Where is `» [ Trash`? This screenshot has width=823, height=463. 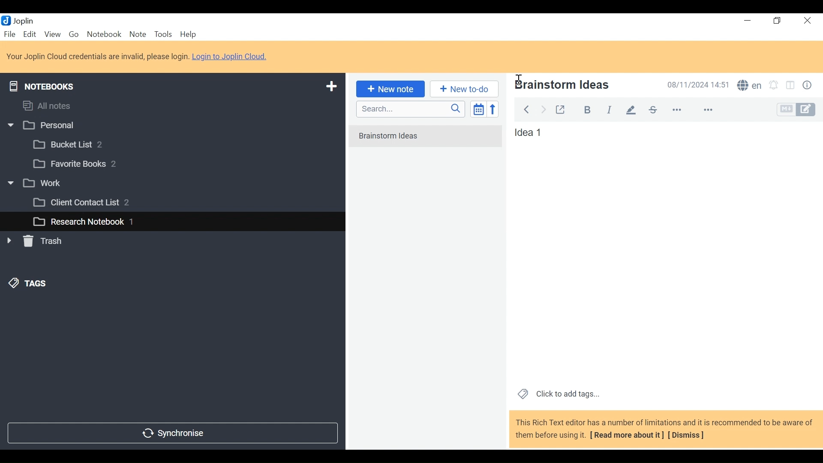
» [ Trash is located at coordinates (45, 241).